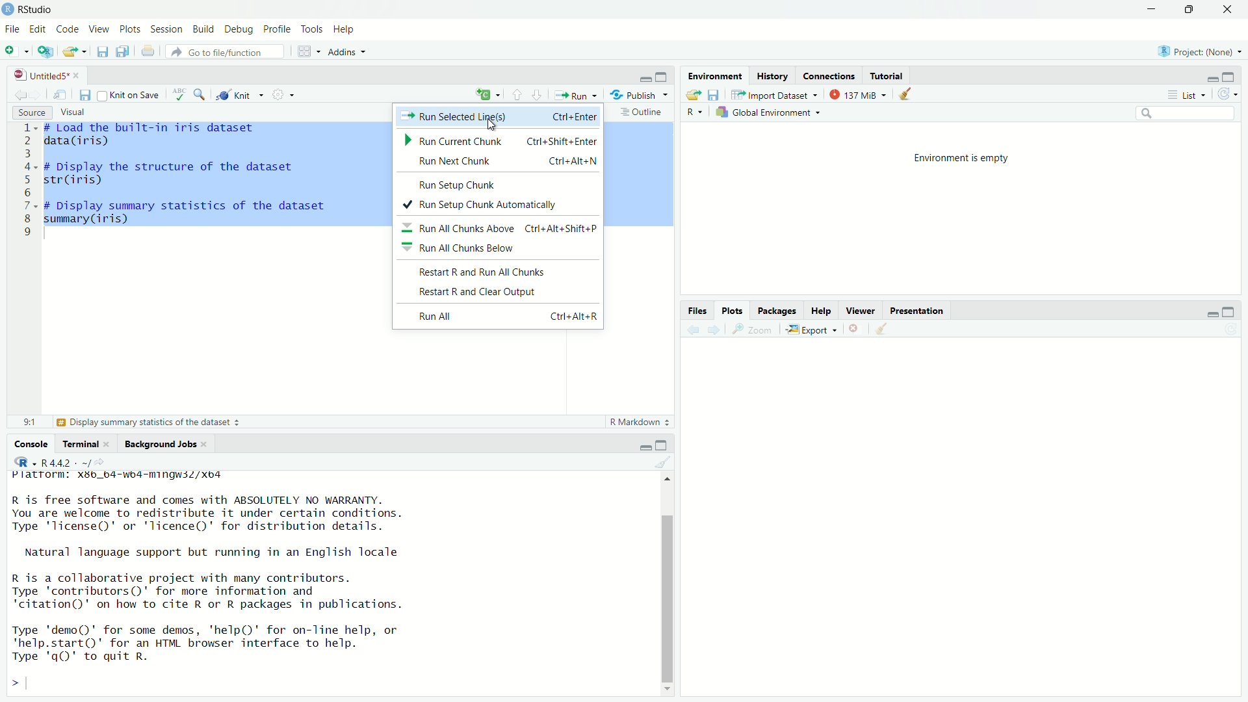 The height and width of the screenshot is (702, 1248). Describe the element at coordinates (697, 310) in the screenshot. I see `Files` at that location.